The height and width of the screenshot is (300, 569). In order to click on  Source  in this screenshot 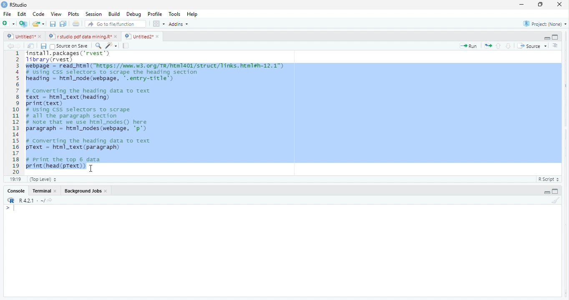, I will do `click(532, 47)`.